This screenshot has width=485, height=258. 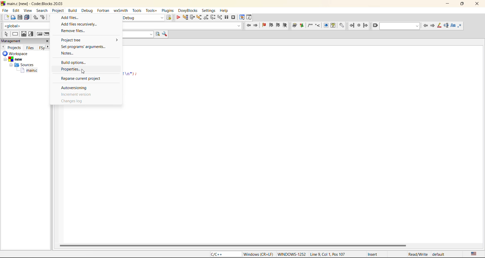 I want to click on <global>, so click(x=26, y=25).